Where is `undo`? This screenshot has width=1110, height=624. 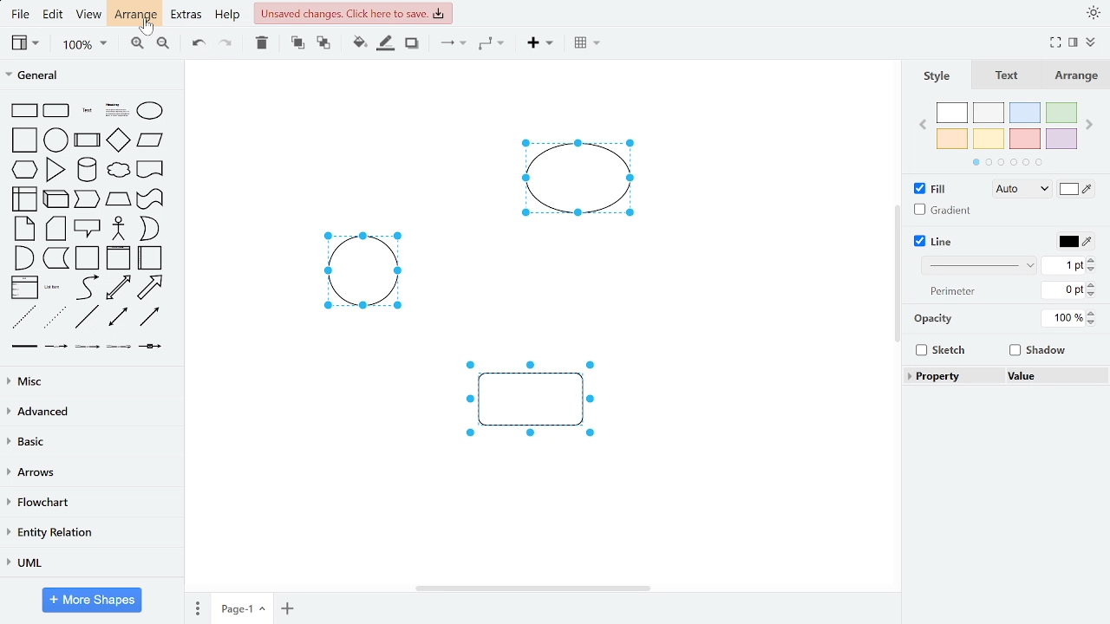 undo is located at coordinates (199, 44).